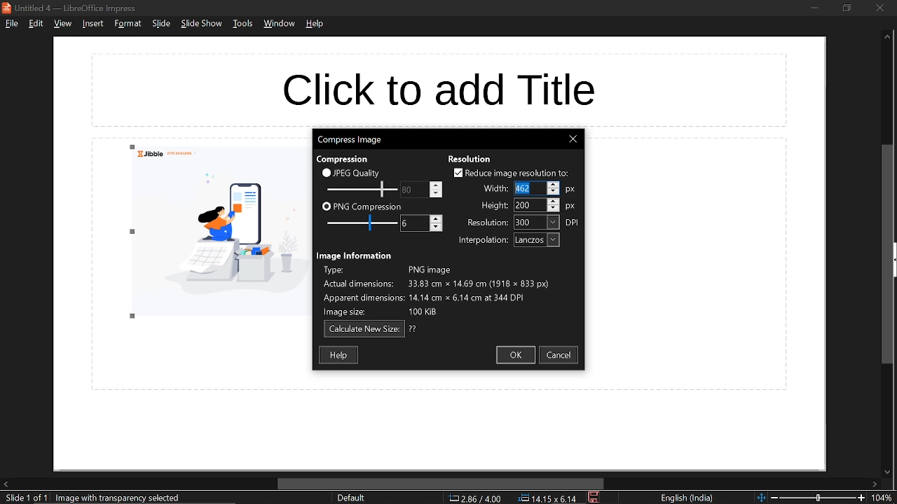 The image size is (897, 504). I want to click on help, so click(316, 24).